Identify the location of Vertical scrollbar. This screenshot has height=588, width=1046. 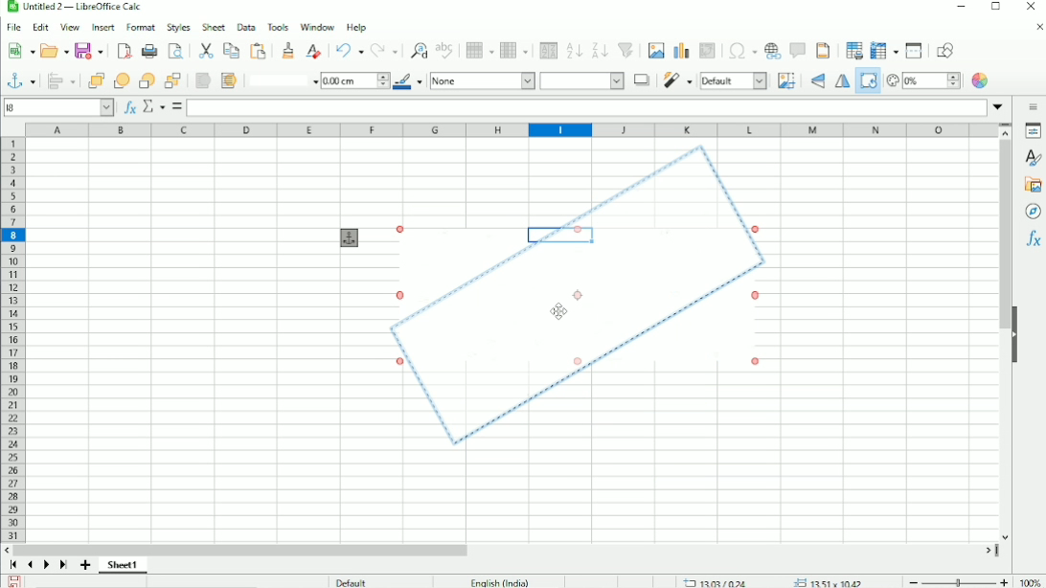
(1006, 227).